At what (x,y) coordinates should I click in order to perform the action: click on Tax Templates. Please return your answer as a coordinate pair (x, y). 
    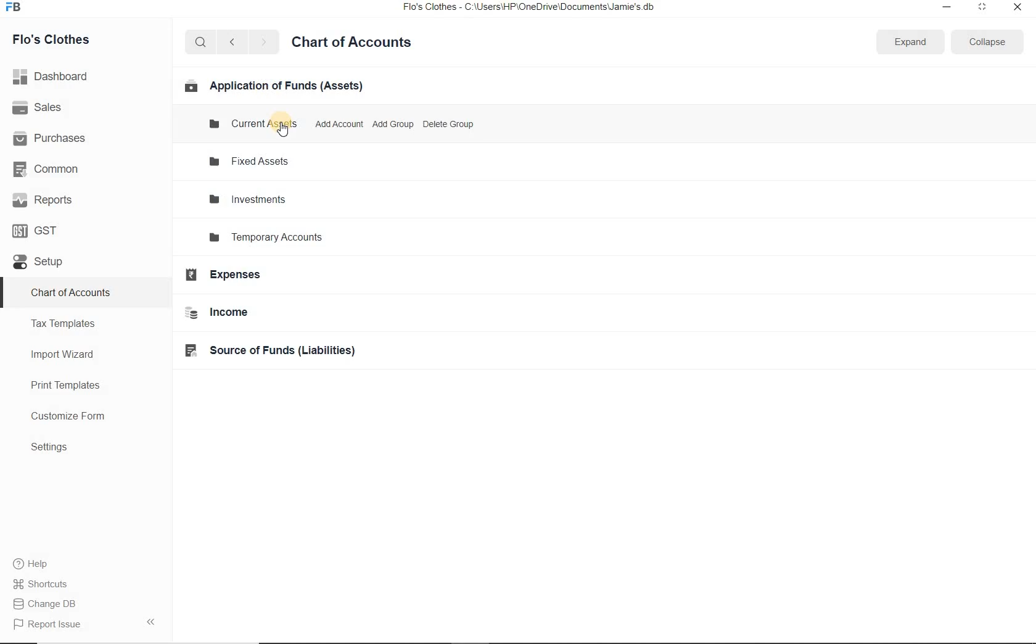
    Looking at the image, I should click on (77, 325).